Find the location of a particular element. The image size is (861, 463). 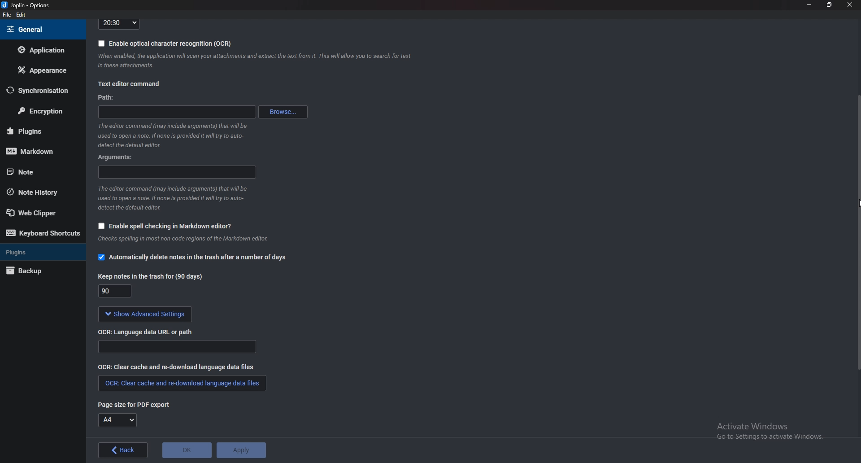

path is located at coordinates (107, 98).